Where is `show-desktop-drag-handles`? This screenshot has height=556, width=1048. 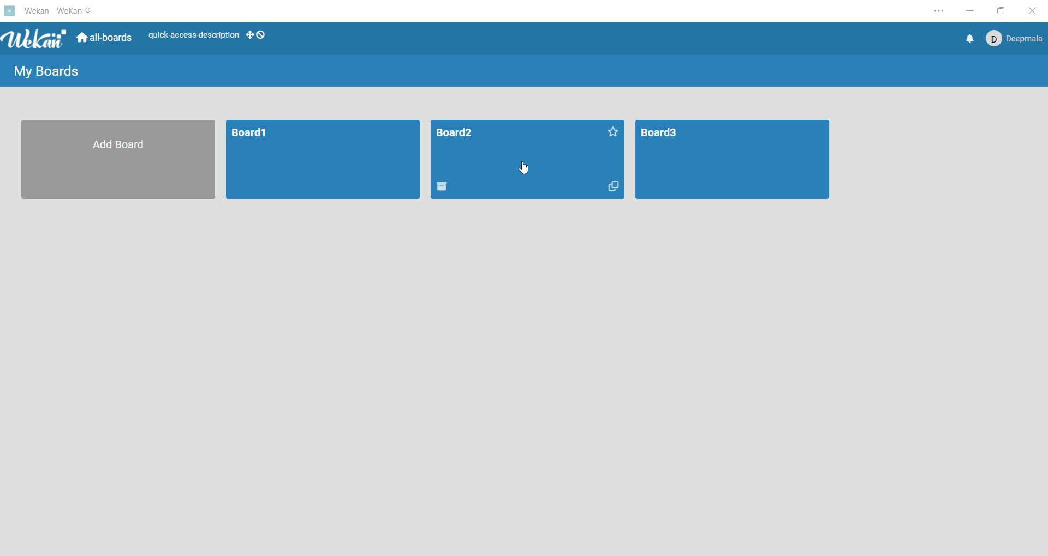 show-desktop-drag-handles is located at coordinates (258, 34).